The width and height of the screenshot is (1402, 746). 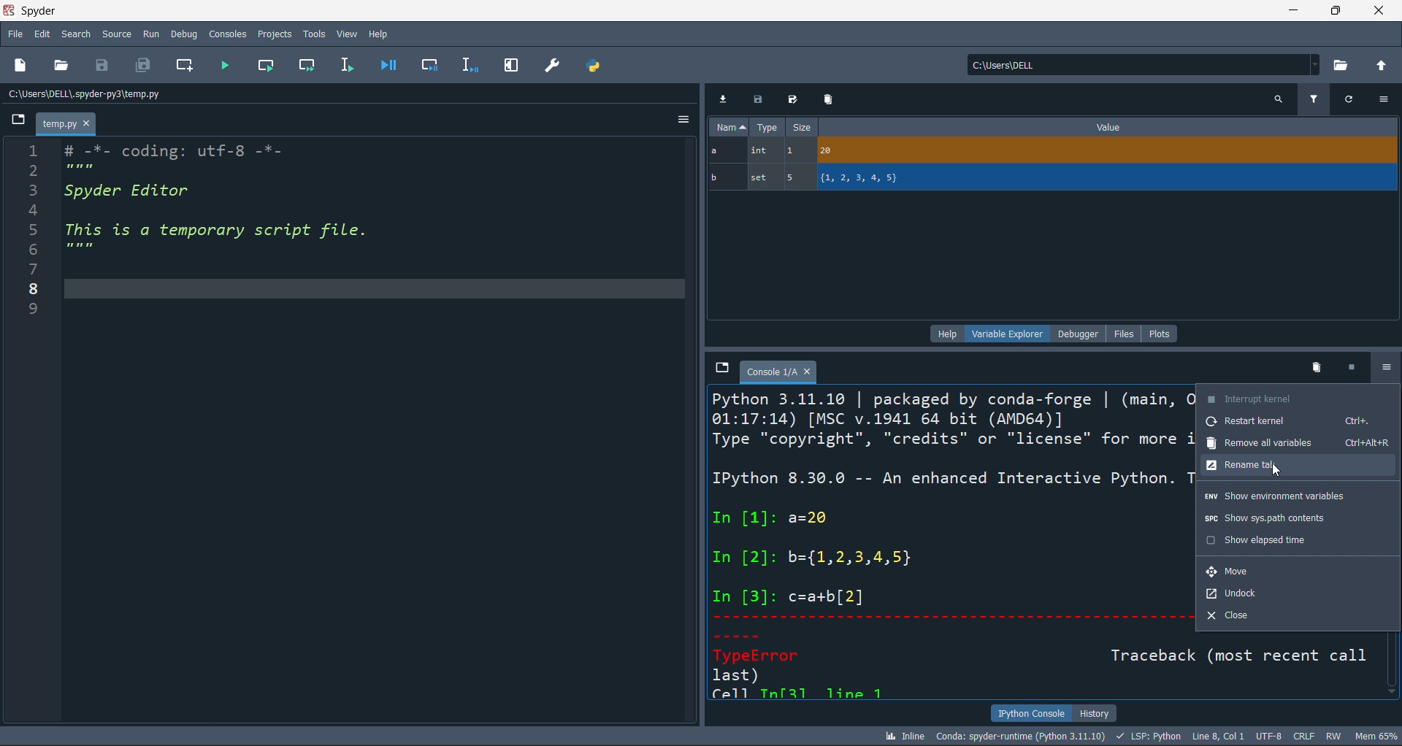 What do you see at coordinates (43, 36) in the screenshot?
I see `edit` at bounding box center [43, 36].